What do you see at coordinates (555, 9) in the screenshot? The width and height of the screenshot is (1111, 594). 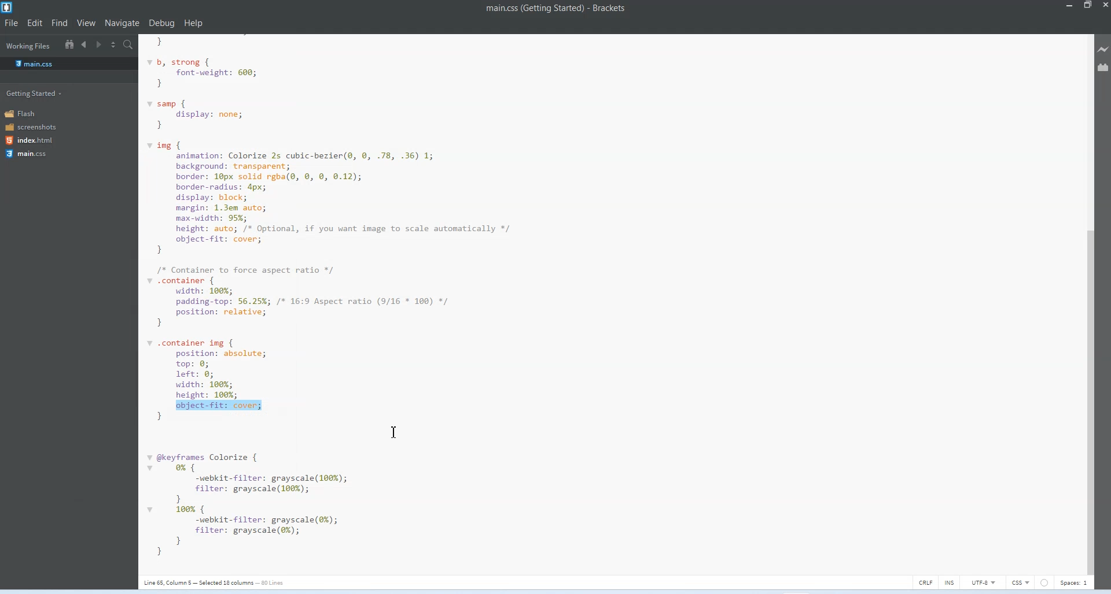 I see `| Line 65, Column 5 — Selected 12 columas — 50 Lines.` at bounding box center [555, 9].